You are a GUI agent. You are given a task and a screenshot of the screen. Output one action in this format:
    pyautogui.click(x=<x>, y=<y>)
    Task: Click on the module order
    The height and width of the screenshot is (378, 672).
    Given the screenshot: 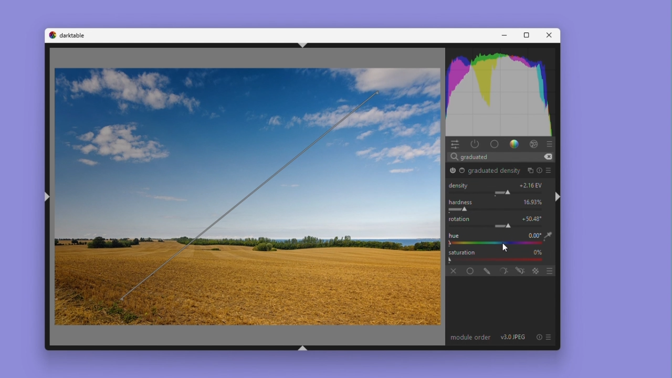 What is the action you would take?
    pyautogui.click(x=470, y=338)
    